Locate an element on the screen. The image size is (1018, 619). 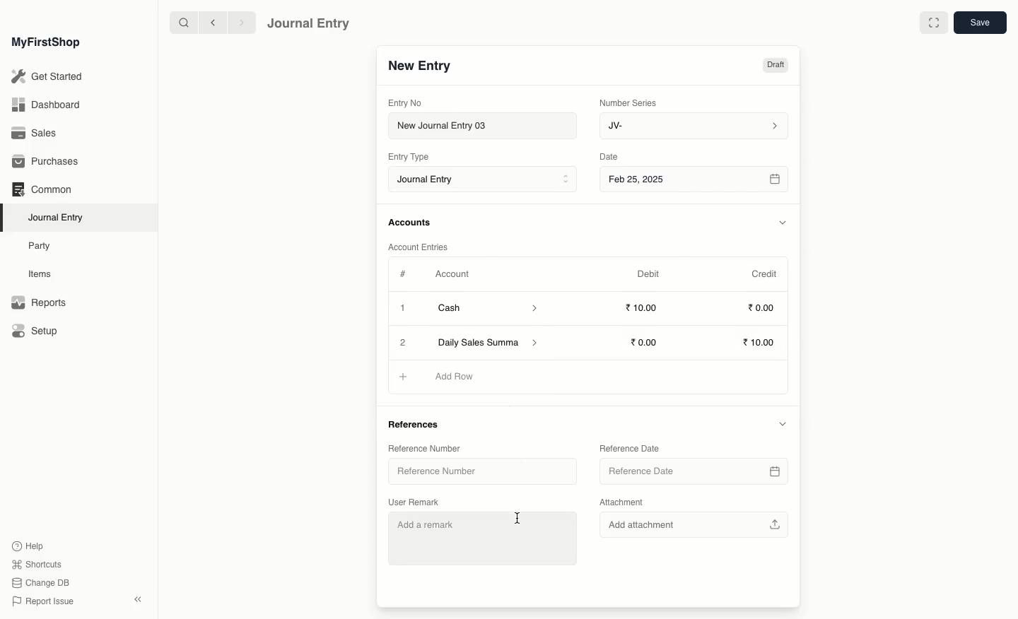
Add a remark is located at coordinates (485, 536).